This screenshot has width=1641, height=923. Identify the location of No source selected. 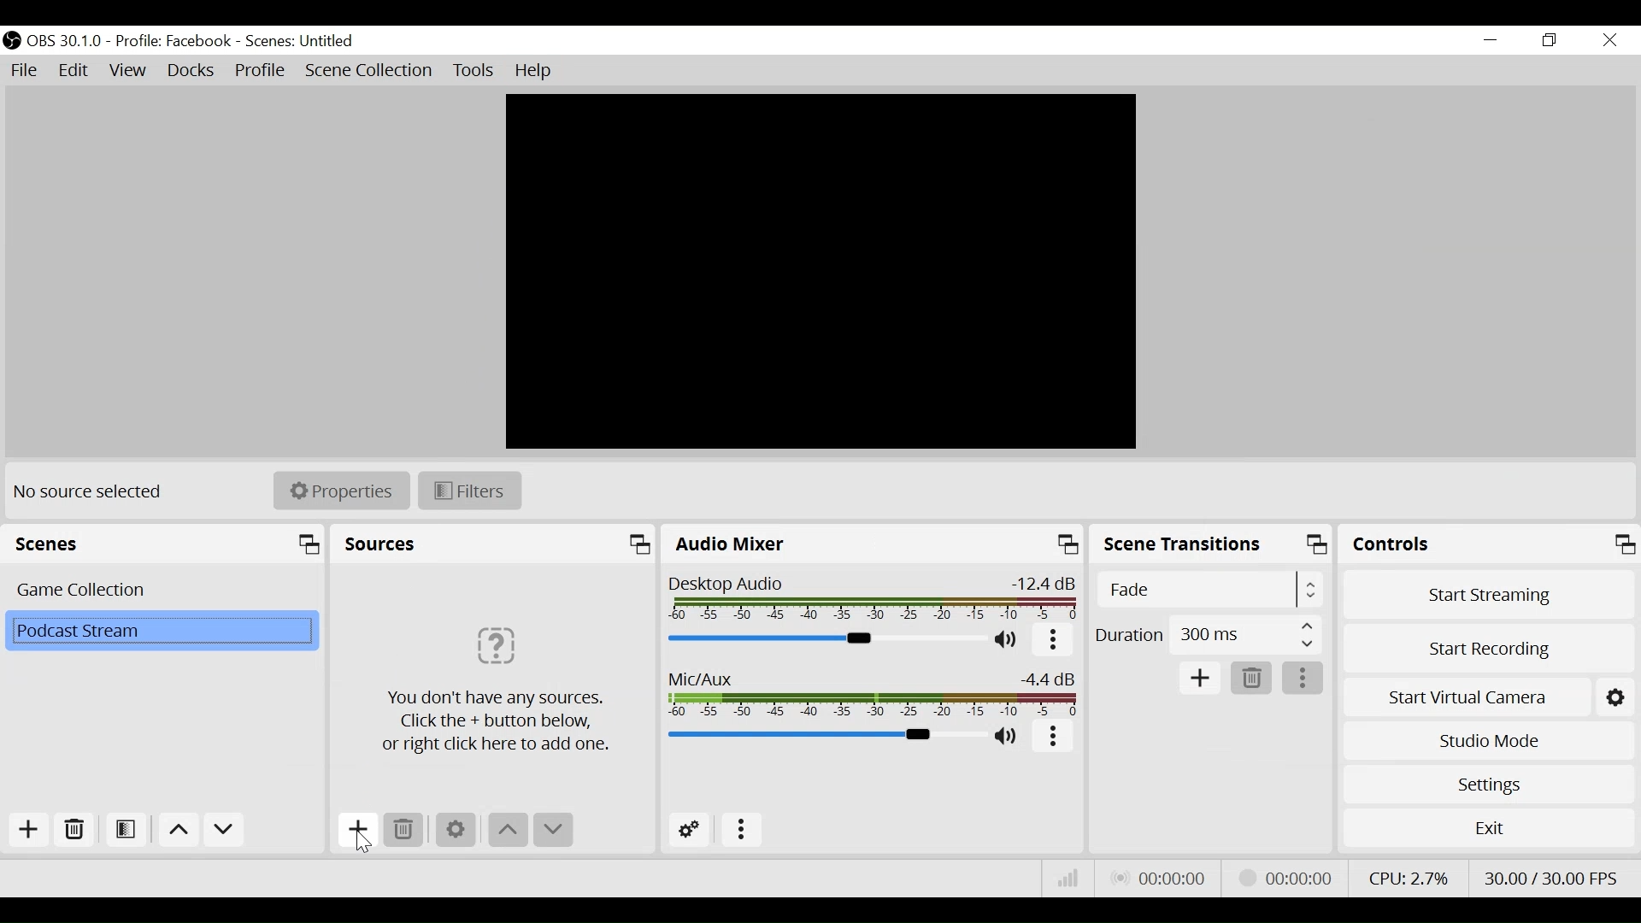
(99, 491).